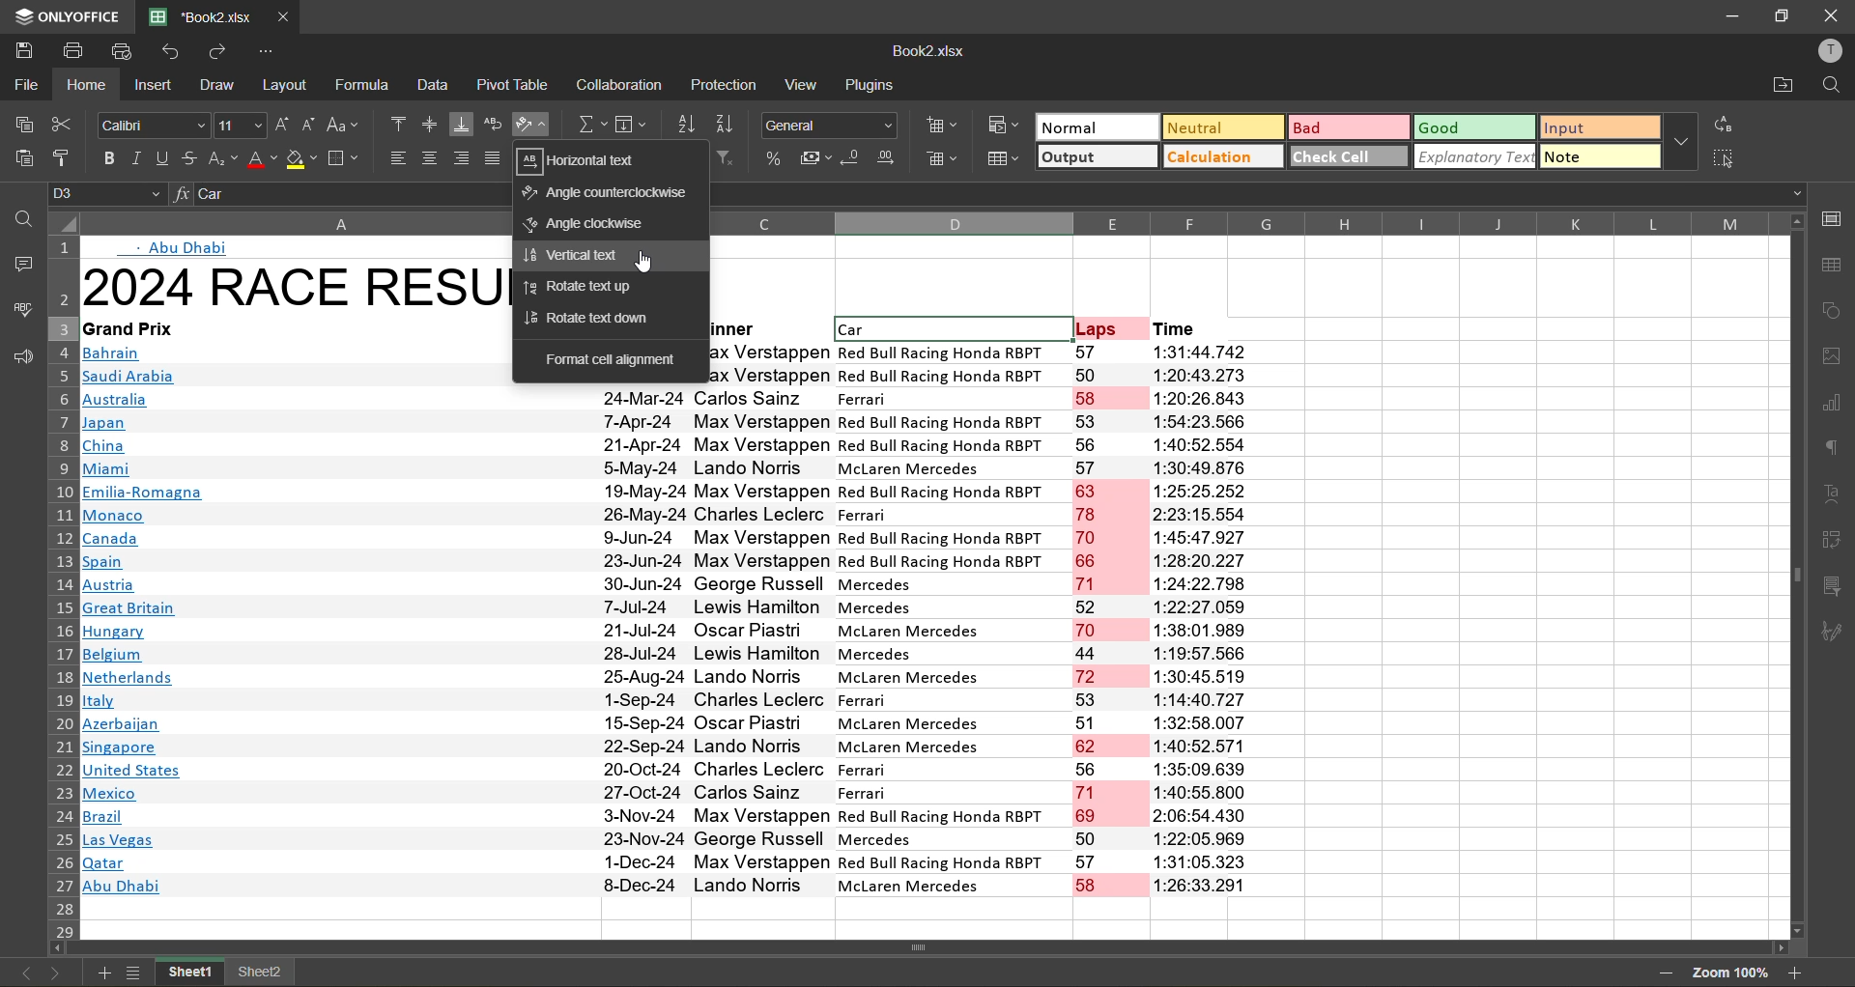  I want to click on layout, so click(288, 86).